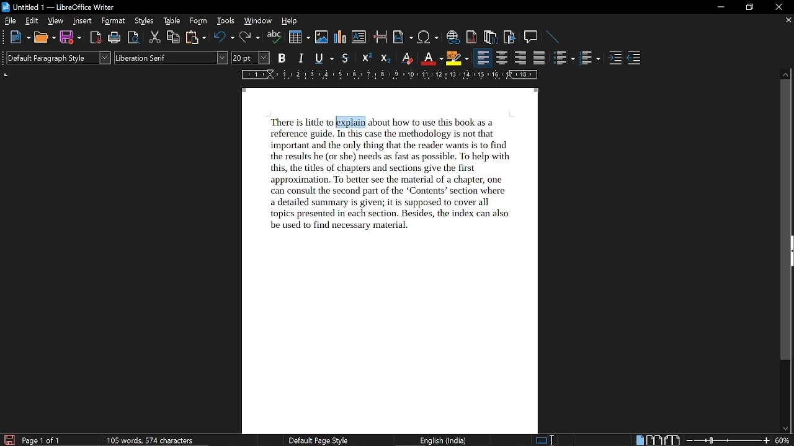  What do you see at coordinates (751, 7) in the screenshot?
I see `restore down` at bounding box center [751, 7].